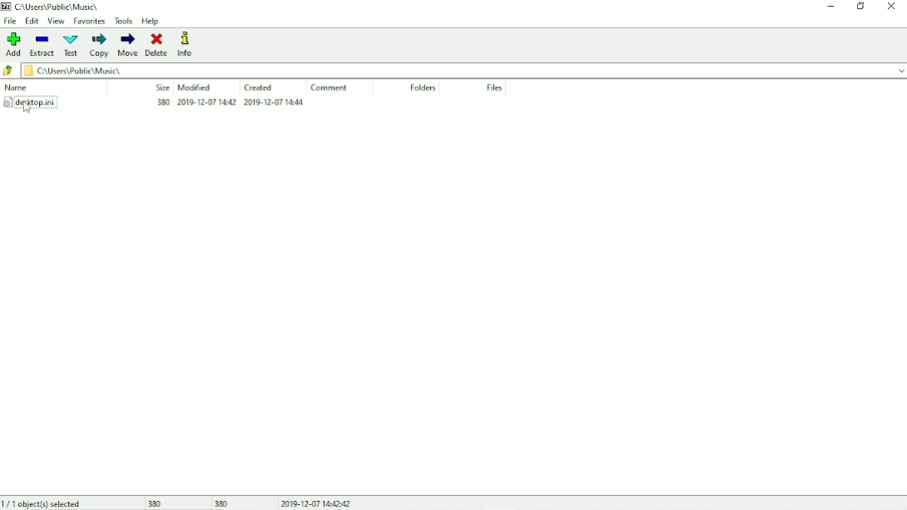 This screenshot has width=907, height=510. Describe the element at coordinates (831, 7) in the screenshot. I see `Minimize` at that location.